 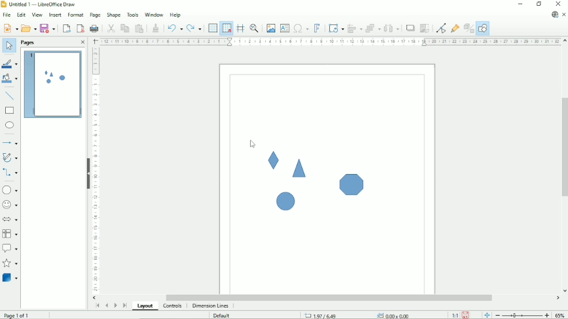 I want to click on Line color, so click(x=11, y=64).